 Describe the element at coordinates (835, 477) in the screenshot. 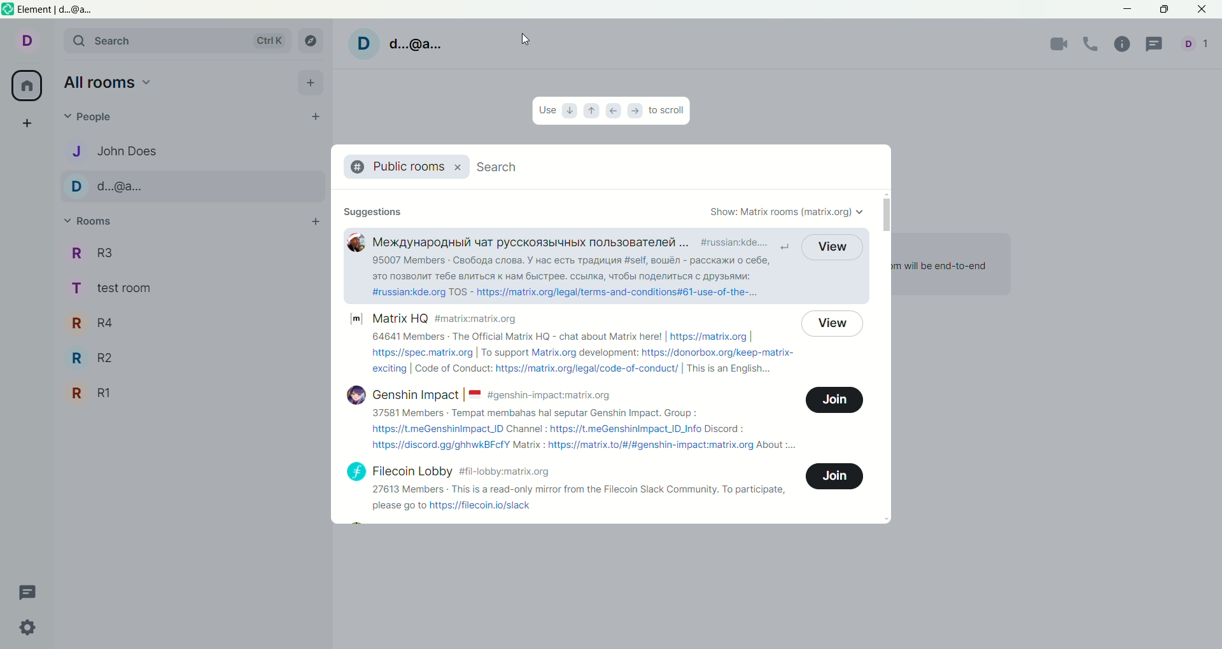

I see `join` at that location.